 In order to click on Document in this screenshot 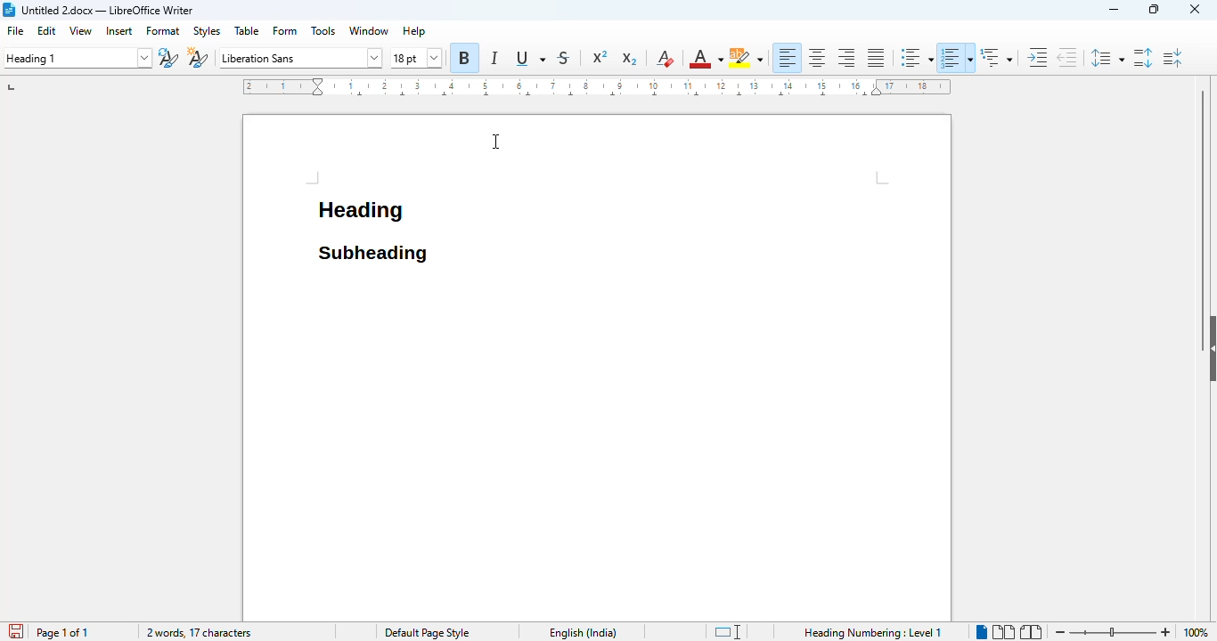, I will do `click(693, 192)`.